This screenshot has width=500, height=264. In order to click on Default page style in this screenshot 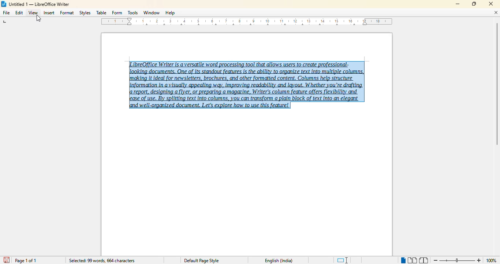, I will do `click(201, 260)`.